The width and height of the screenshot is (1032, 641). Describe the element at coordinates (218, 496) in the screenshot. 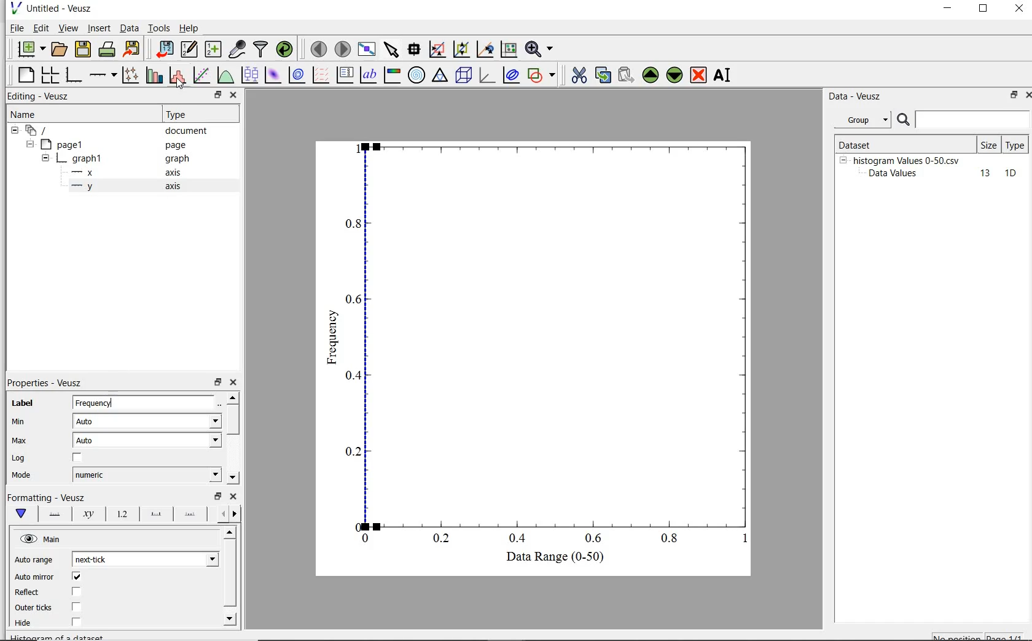

I see `restore down` at that location.